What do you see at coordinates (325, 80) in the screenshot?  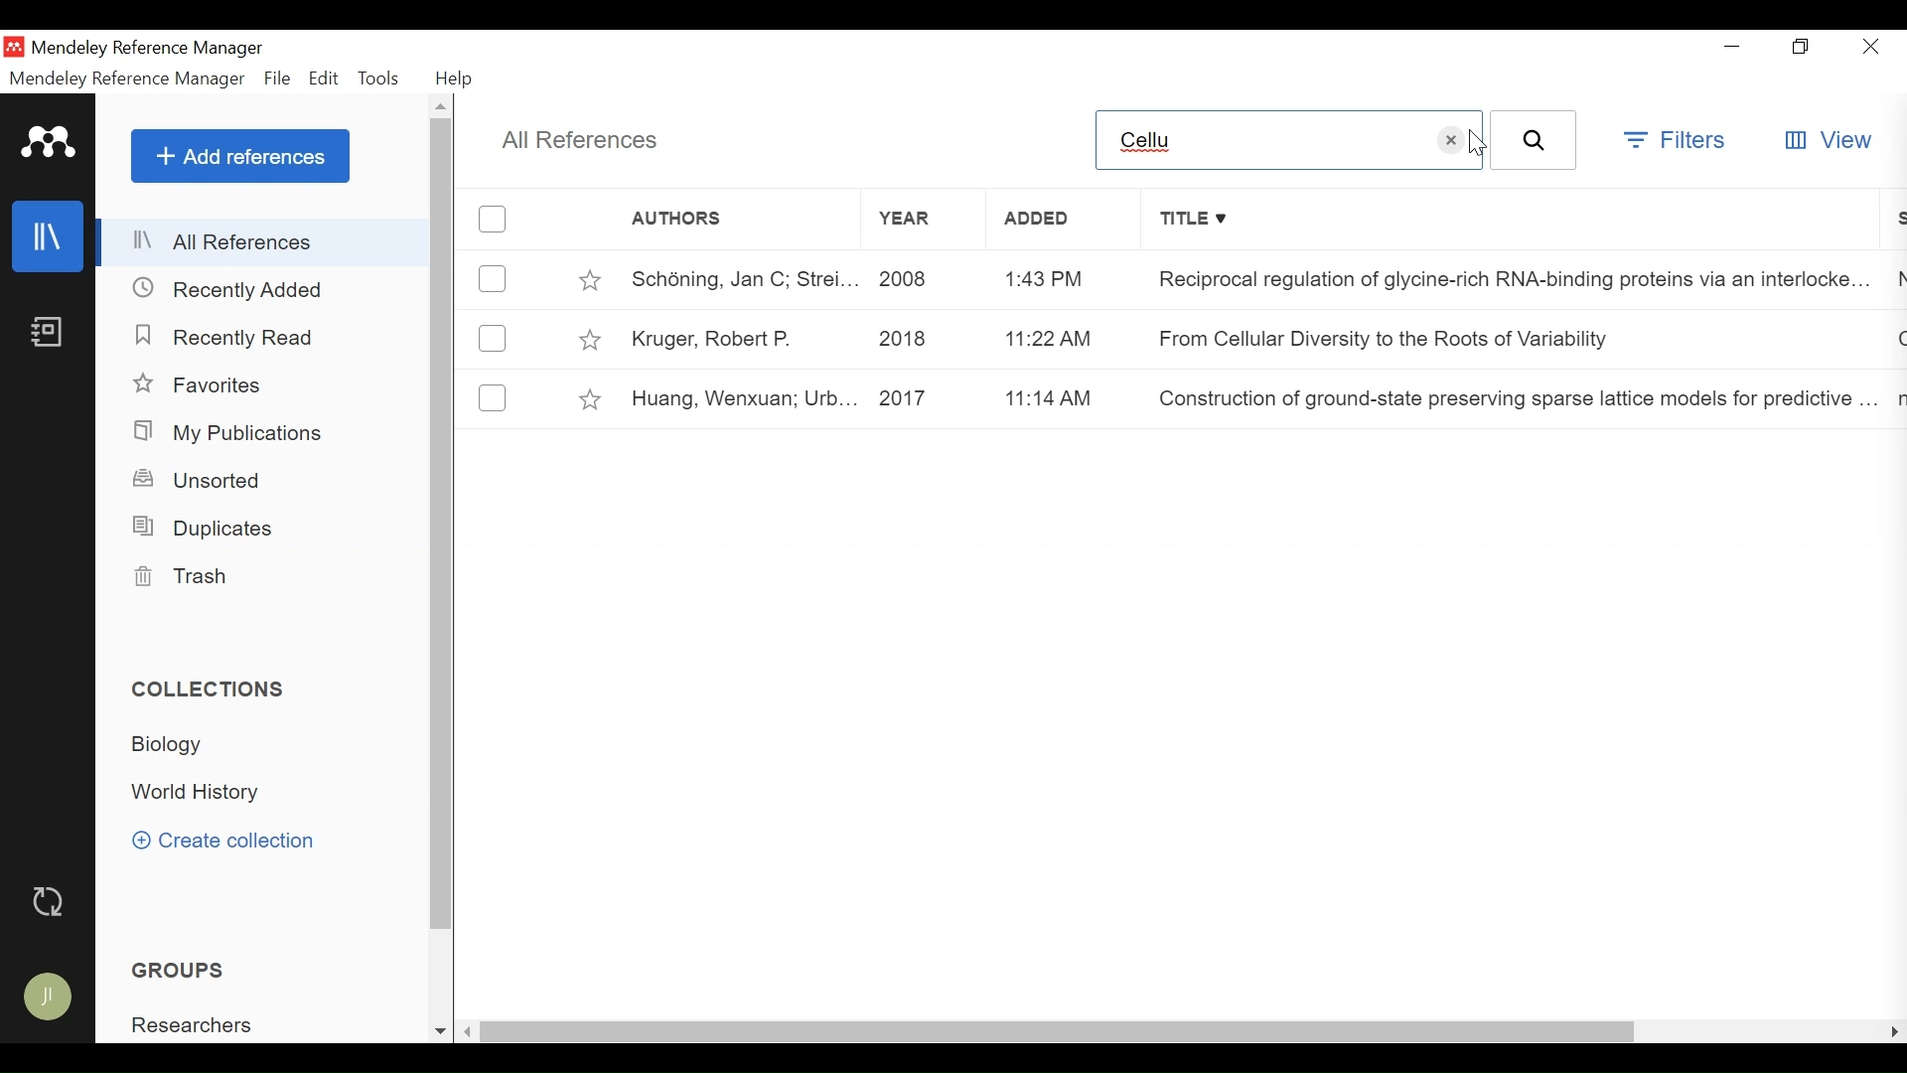 I see `Edit` at bounding box center [325, 80].